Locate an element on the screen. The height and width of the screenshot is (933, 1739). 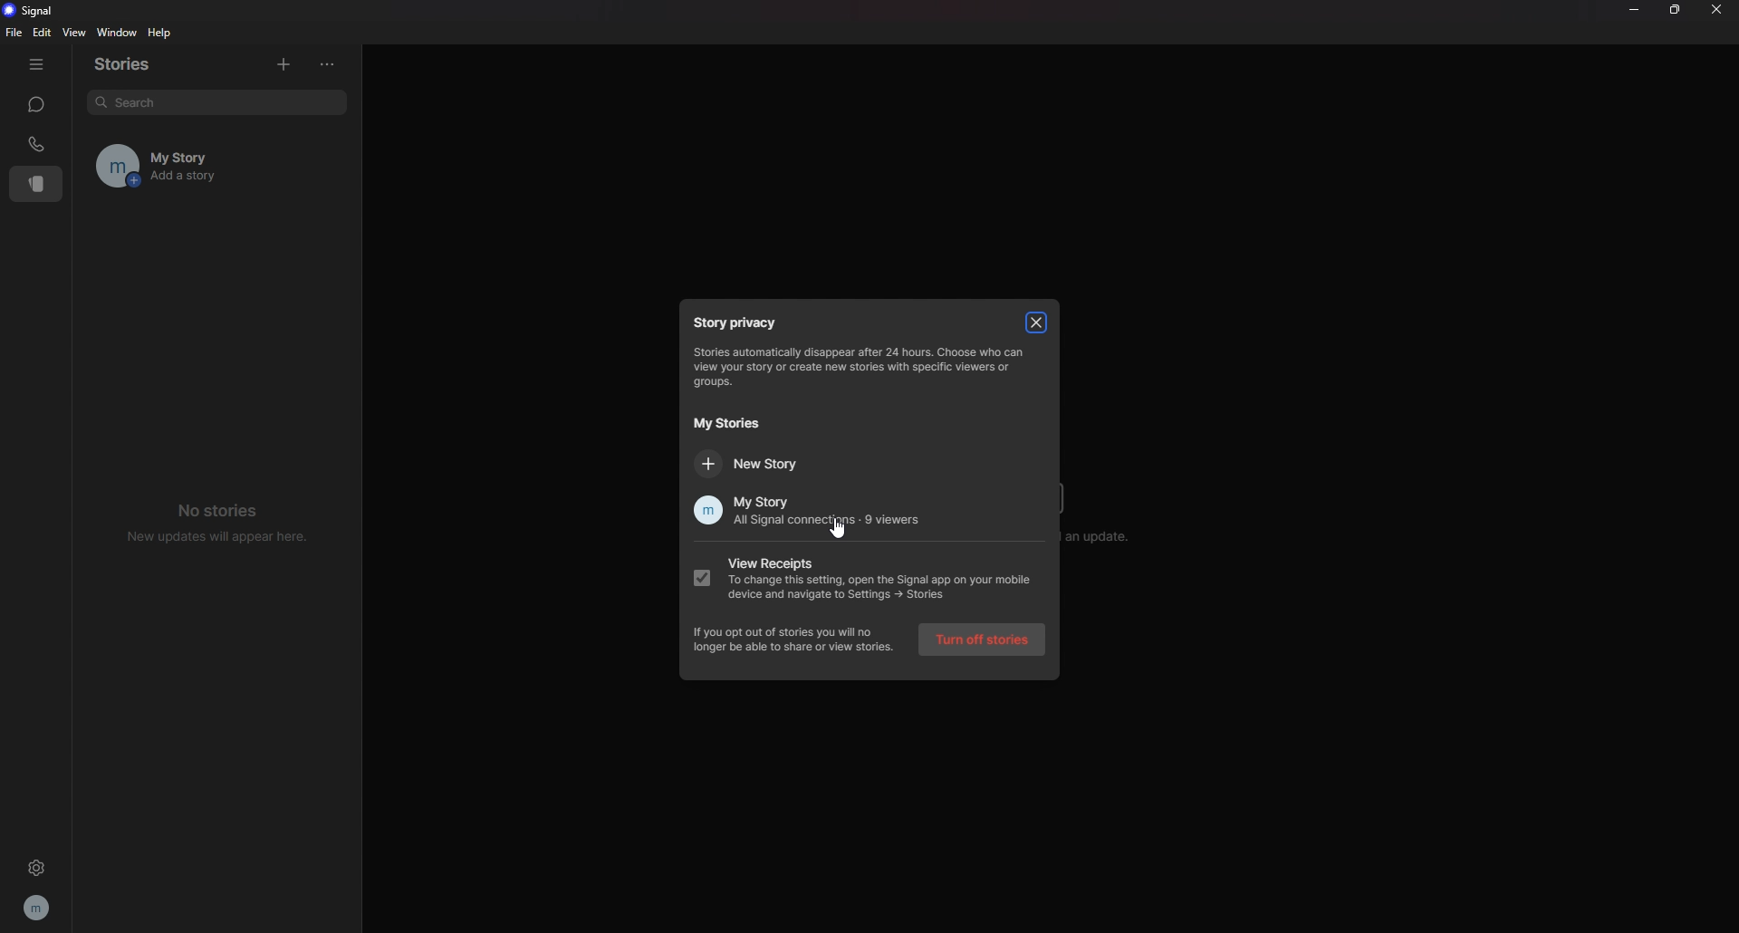
close is located at coordinates (1037, 322).